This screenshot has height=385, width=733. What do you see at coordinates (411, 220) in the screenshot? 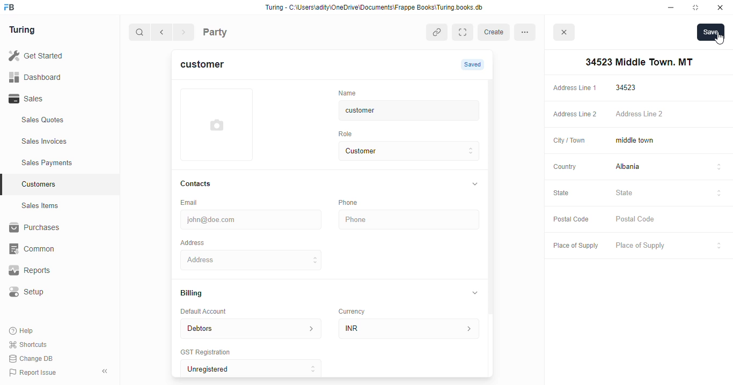
I see `Phone` at bounding box center [411, 220].